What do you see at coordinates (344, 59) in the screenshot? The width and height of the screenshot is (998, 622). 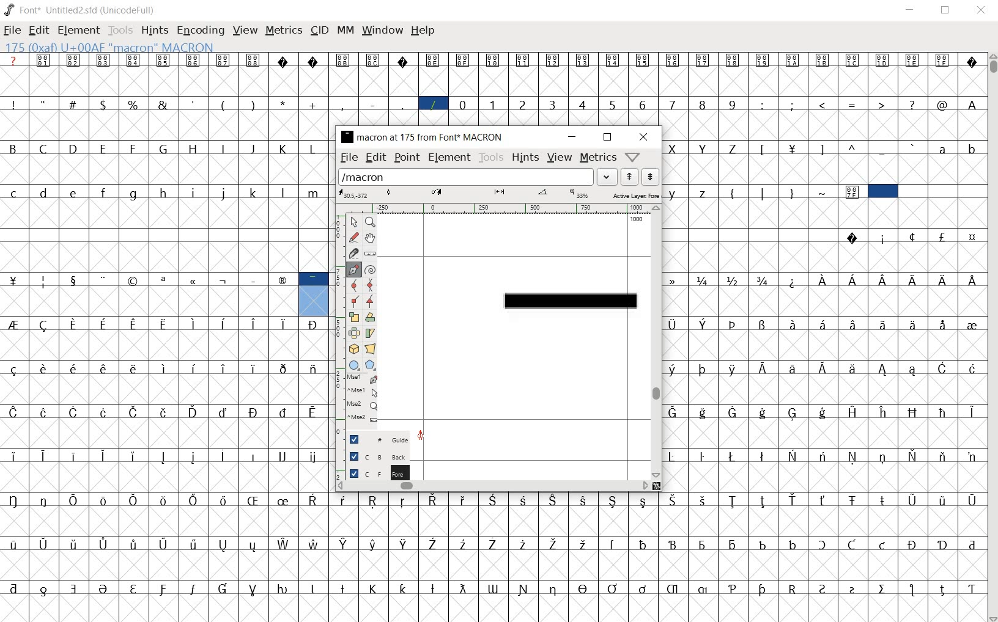 I see `Symbol` at bounding box center [344, 59].